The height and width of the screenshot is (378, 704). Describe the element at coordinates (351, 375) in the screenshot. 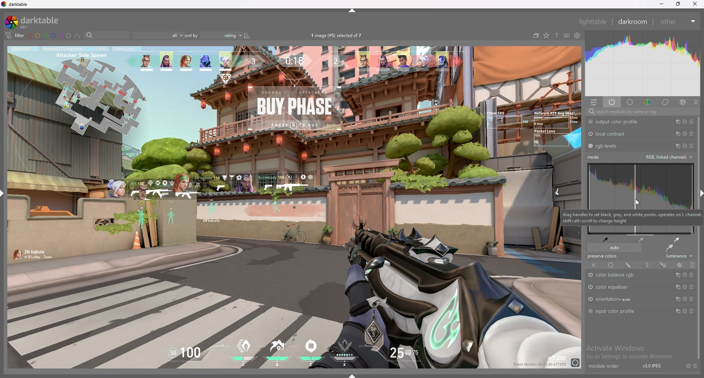

I see `show` at that location.